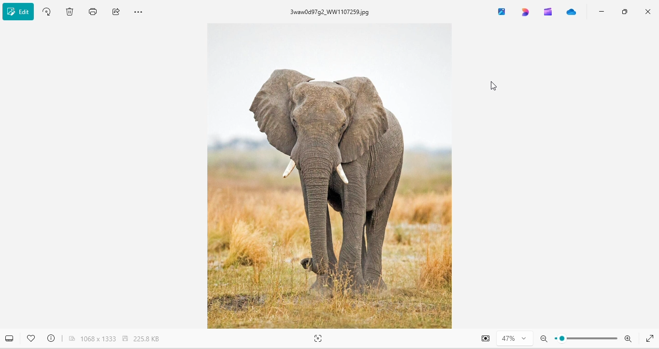 The image size is (659, 349). What do you see at coordinates (528, 12) in the screenshot?
I see `edit with designer` at bounding box center [528, 12].